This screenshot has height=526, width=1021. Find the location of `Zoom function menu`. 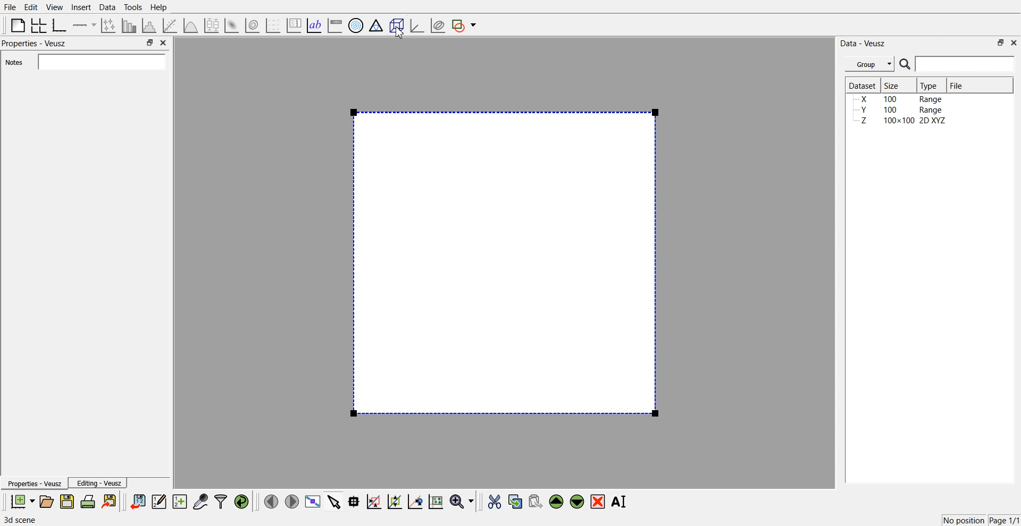

Zoom function menu is located at coordinates (463, 501).